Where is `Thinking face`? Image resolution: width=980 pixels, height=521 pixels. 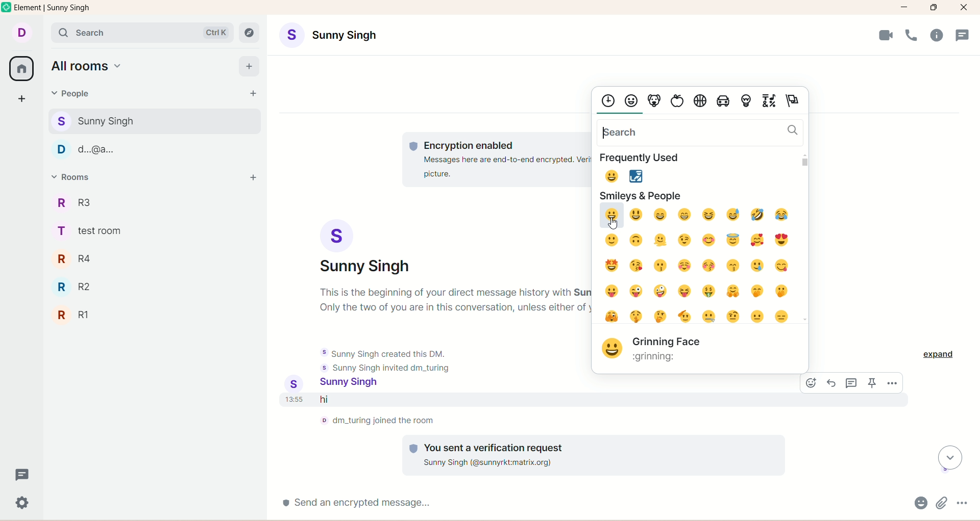 Thinking face is located at coordinates (660, 316).